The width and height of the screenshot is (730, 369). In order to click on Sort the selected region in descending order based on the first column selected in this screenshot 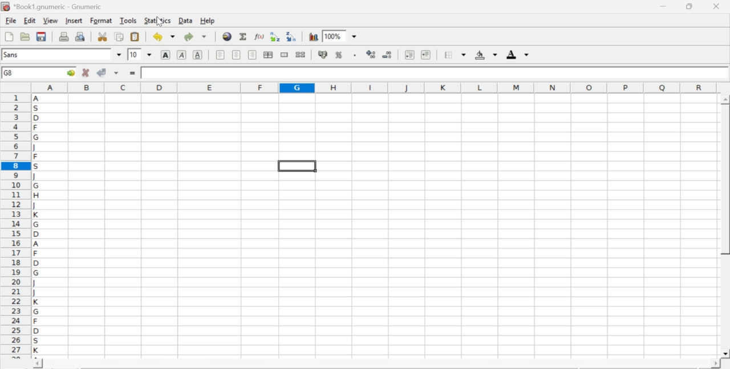, I will do `click(292, 35)`.